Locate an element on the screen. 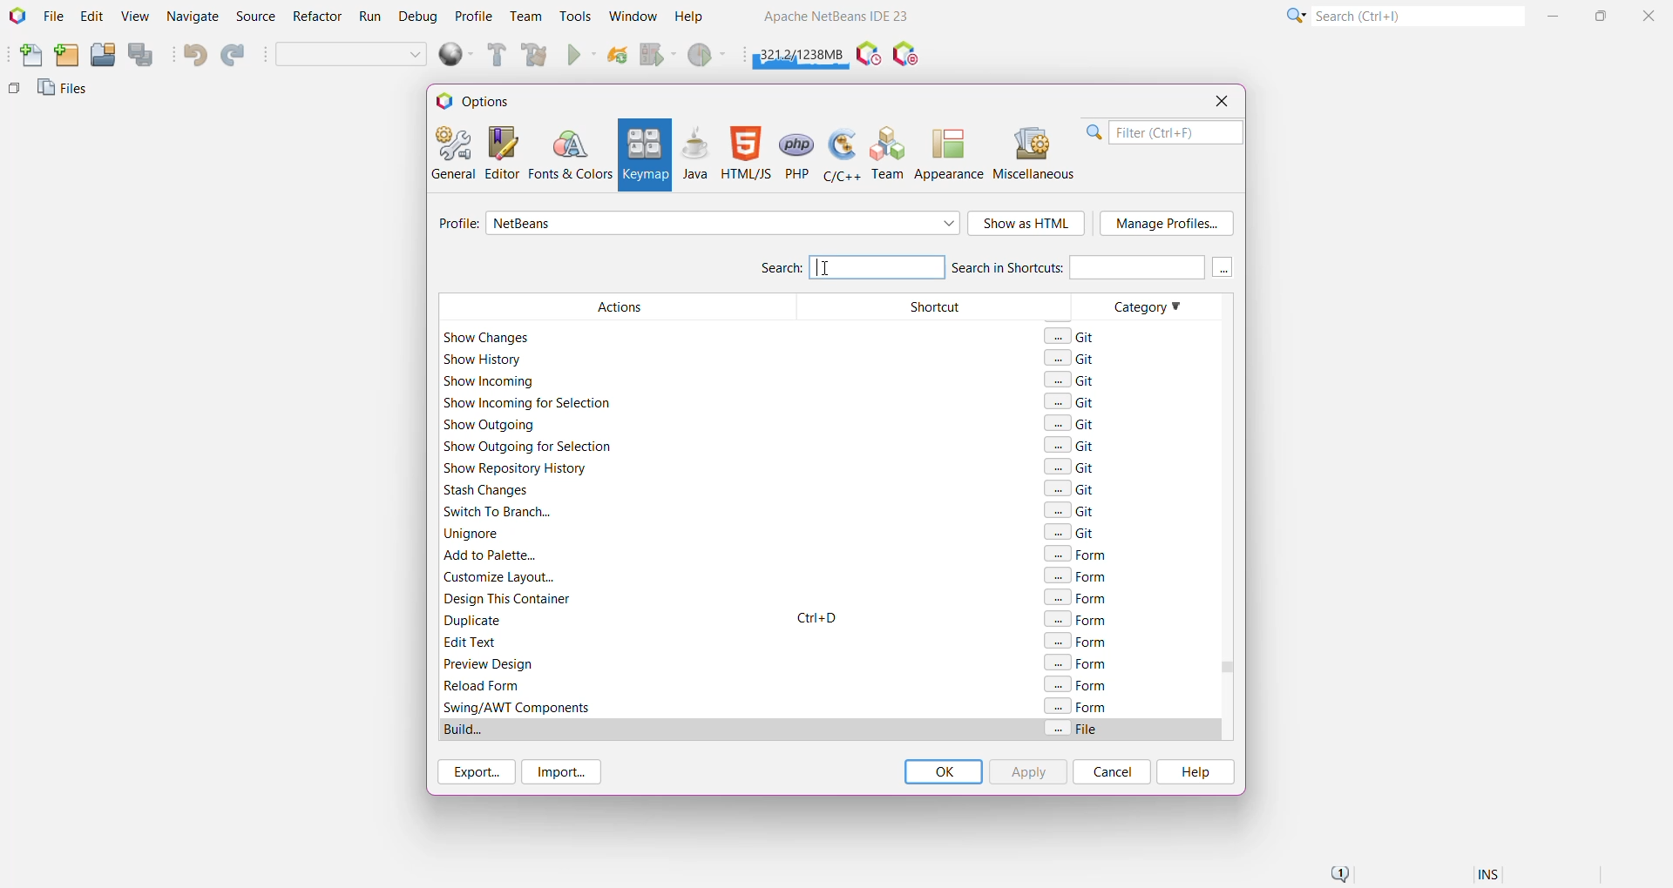 This screenshot has height=888, width=1673. HTML/JS is located at coordinates (745, 153).